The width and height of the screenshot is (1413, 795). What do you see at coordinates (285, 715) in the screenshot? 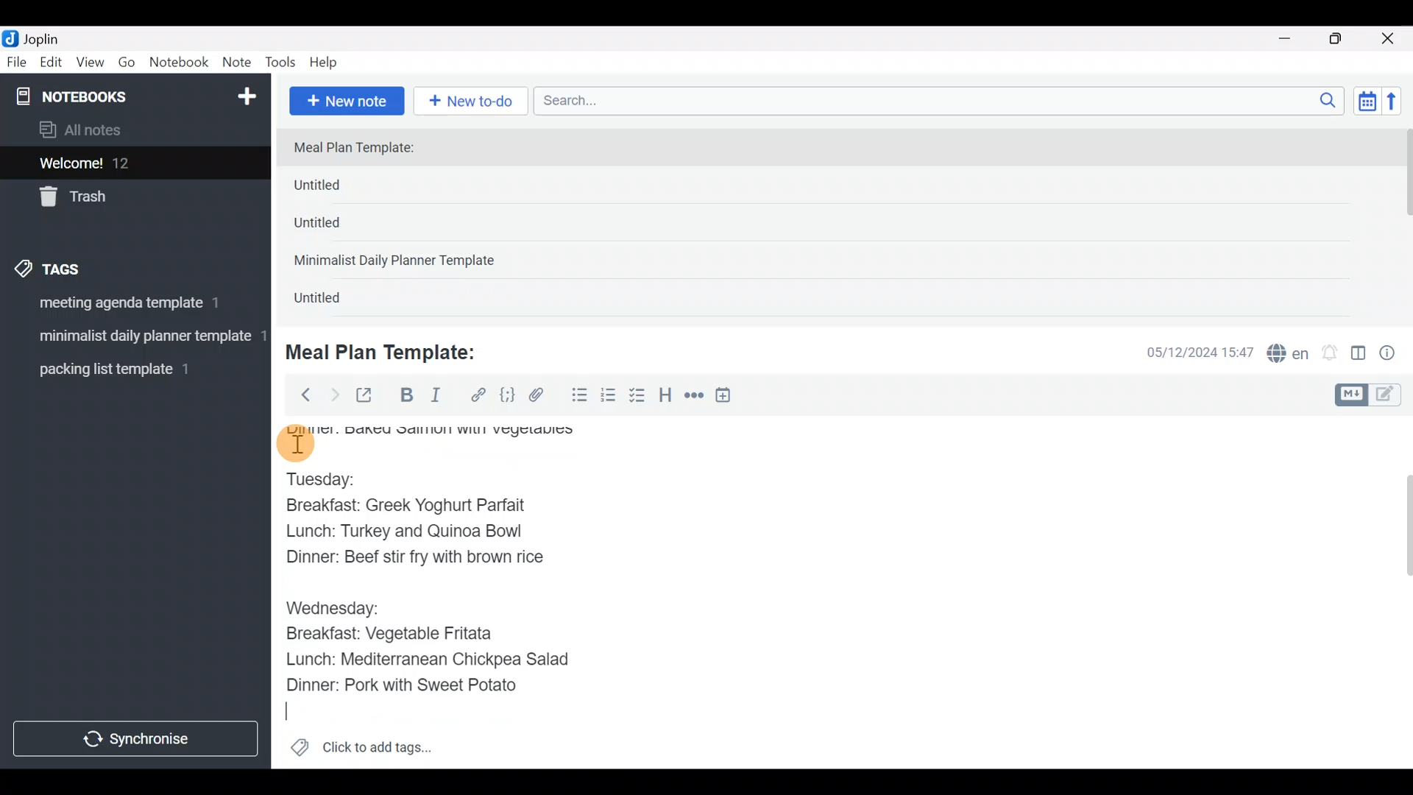
I see `text Cursor` at bounding box center [285, 715].